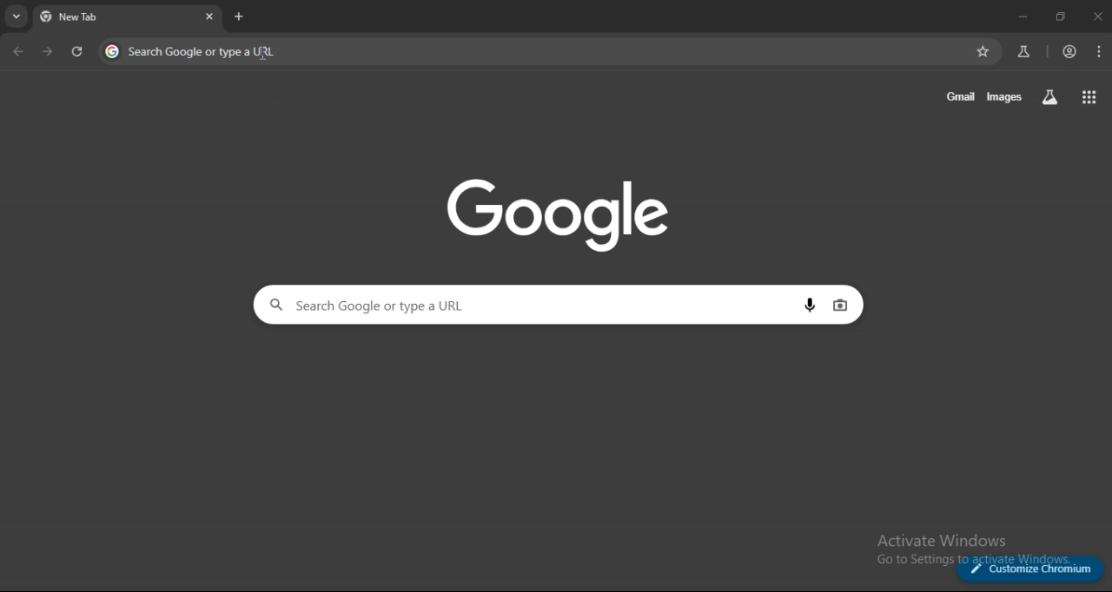 Image resolution: width=1112 pixels, height=592 pixels. Describe the element at coordinates (18, 52) in the screenshot. I see `go back one page` at that location.